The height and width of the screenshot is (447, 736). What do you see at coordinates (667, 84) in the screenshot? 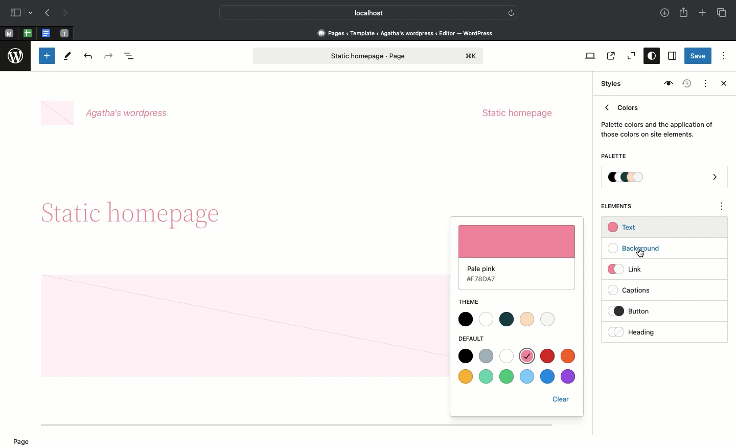
I see `Style book` at bounding box center [667, 84].